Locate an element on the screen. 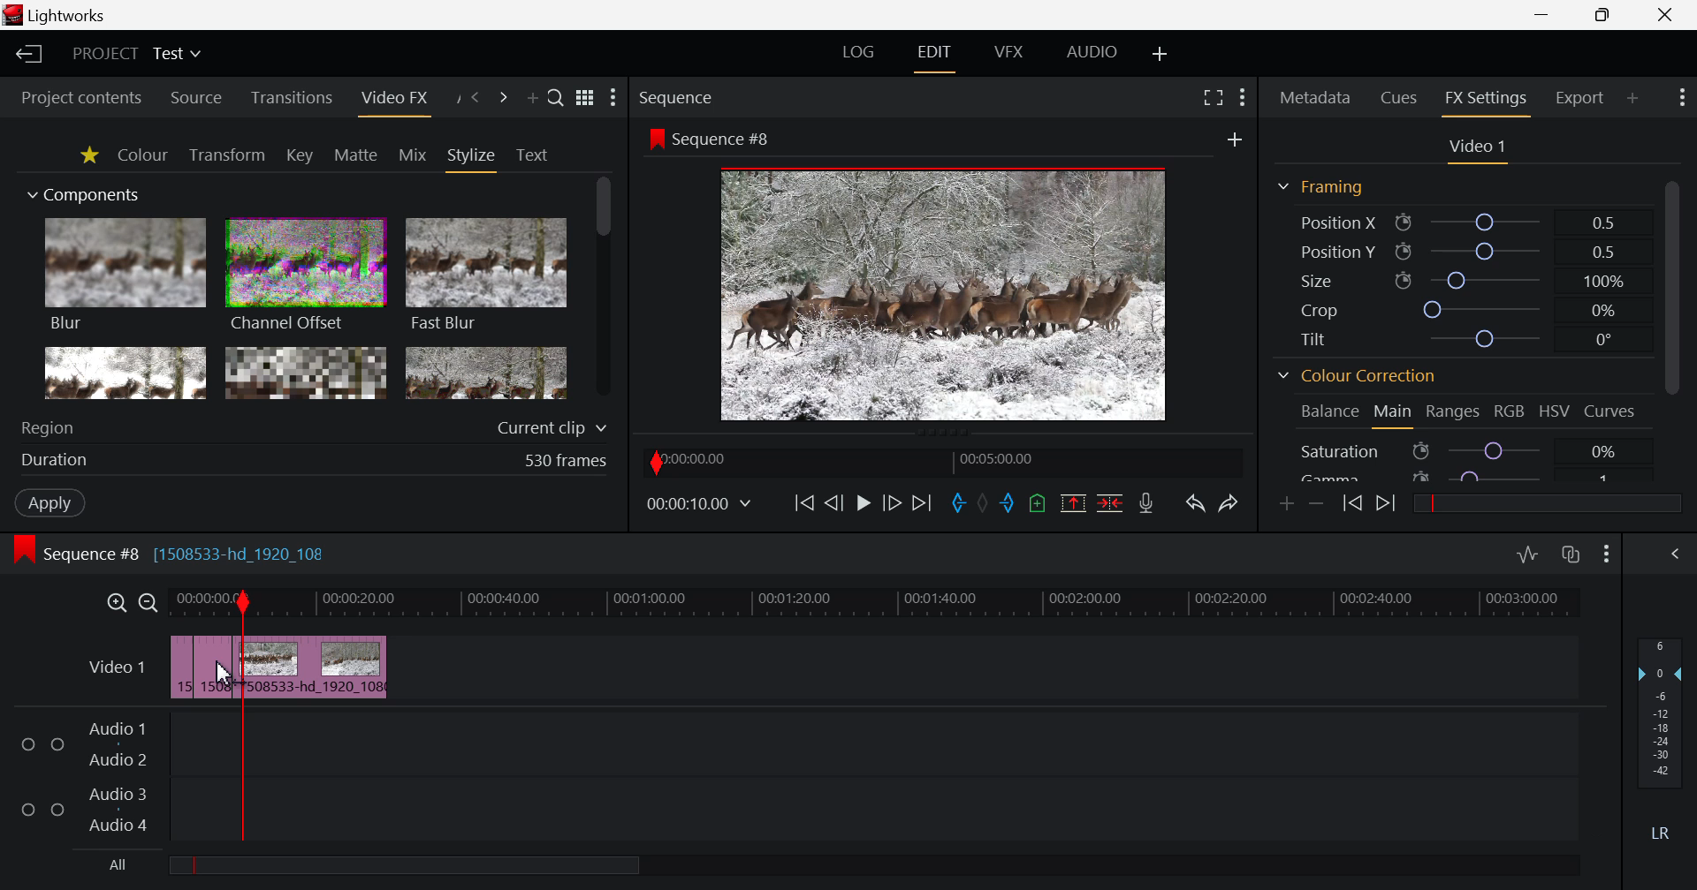 This screenshot has width=1697, height=890. Next keyframe is located at coordinates (1388, 505).